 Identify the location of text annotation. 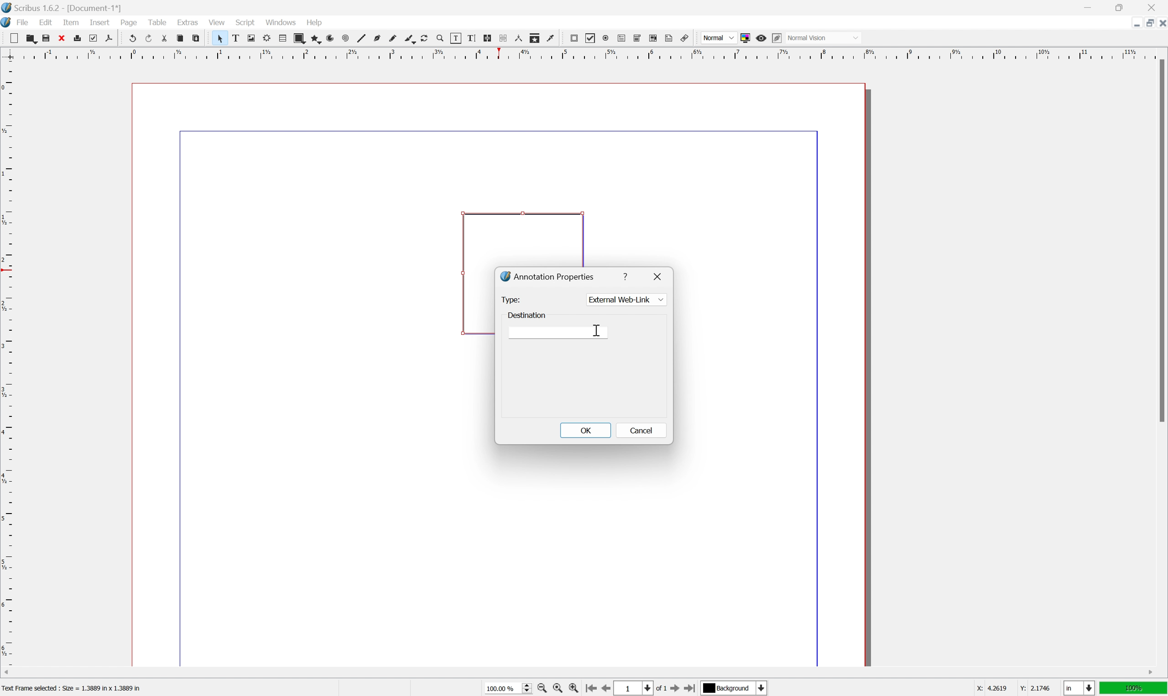
(669, 38).